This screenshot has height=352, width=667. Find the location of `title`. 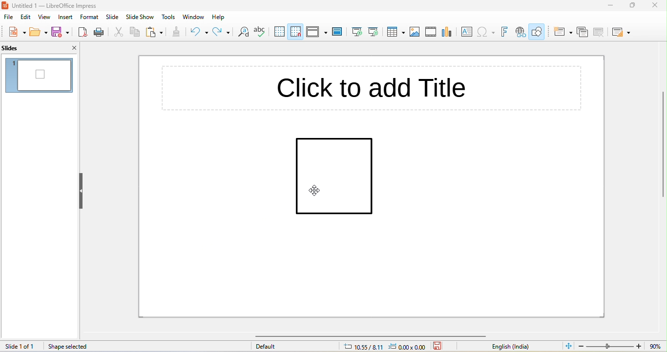

title is located at coordinates (56, 5).